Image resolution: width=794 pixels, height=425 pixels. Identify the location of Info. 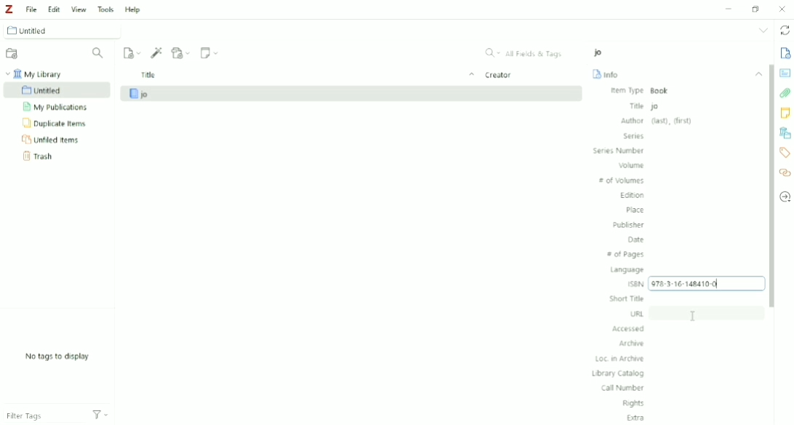
(606, 74).